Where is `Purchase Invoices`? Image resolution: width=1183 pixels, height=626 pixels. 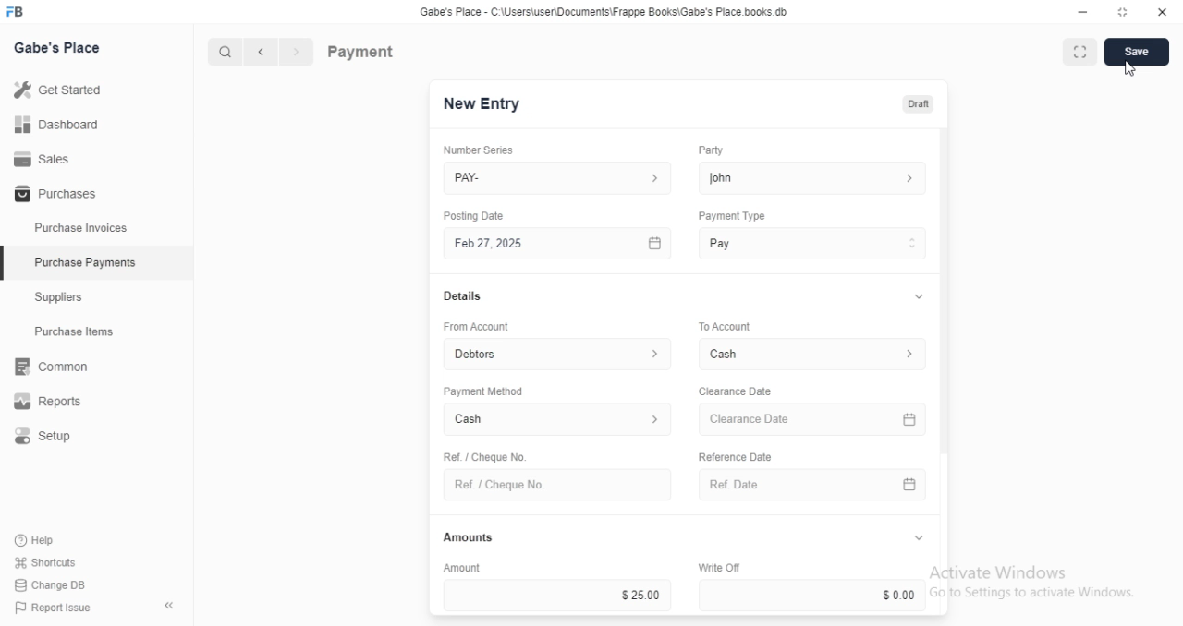 Purchase Invoices is located at coordinates (81, 228).